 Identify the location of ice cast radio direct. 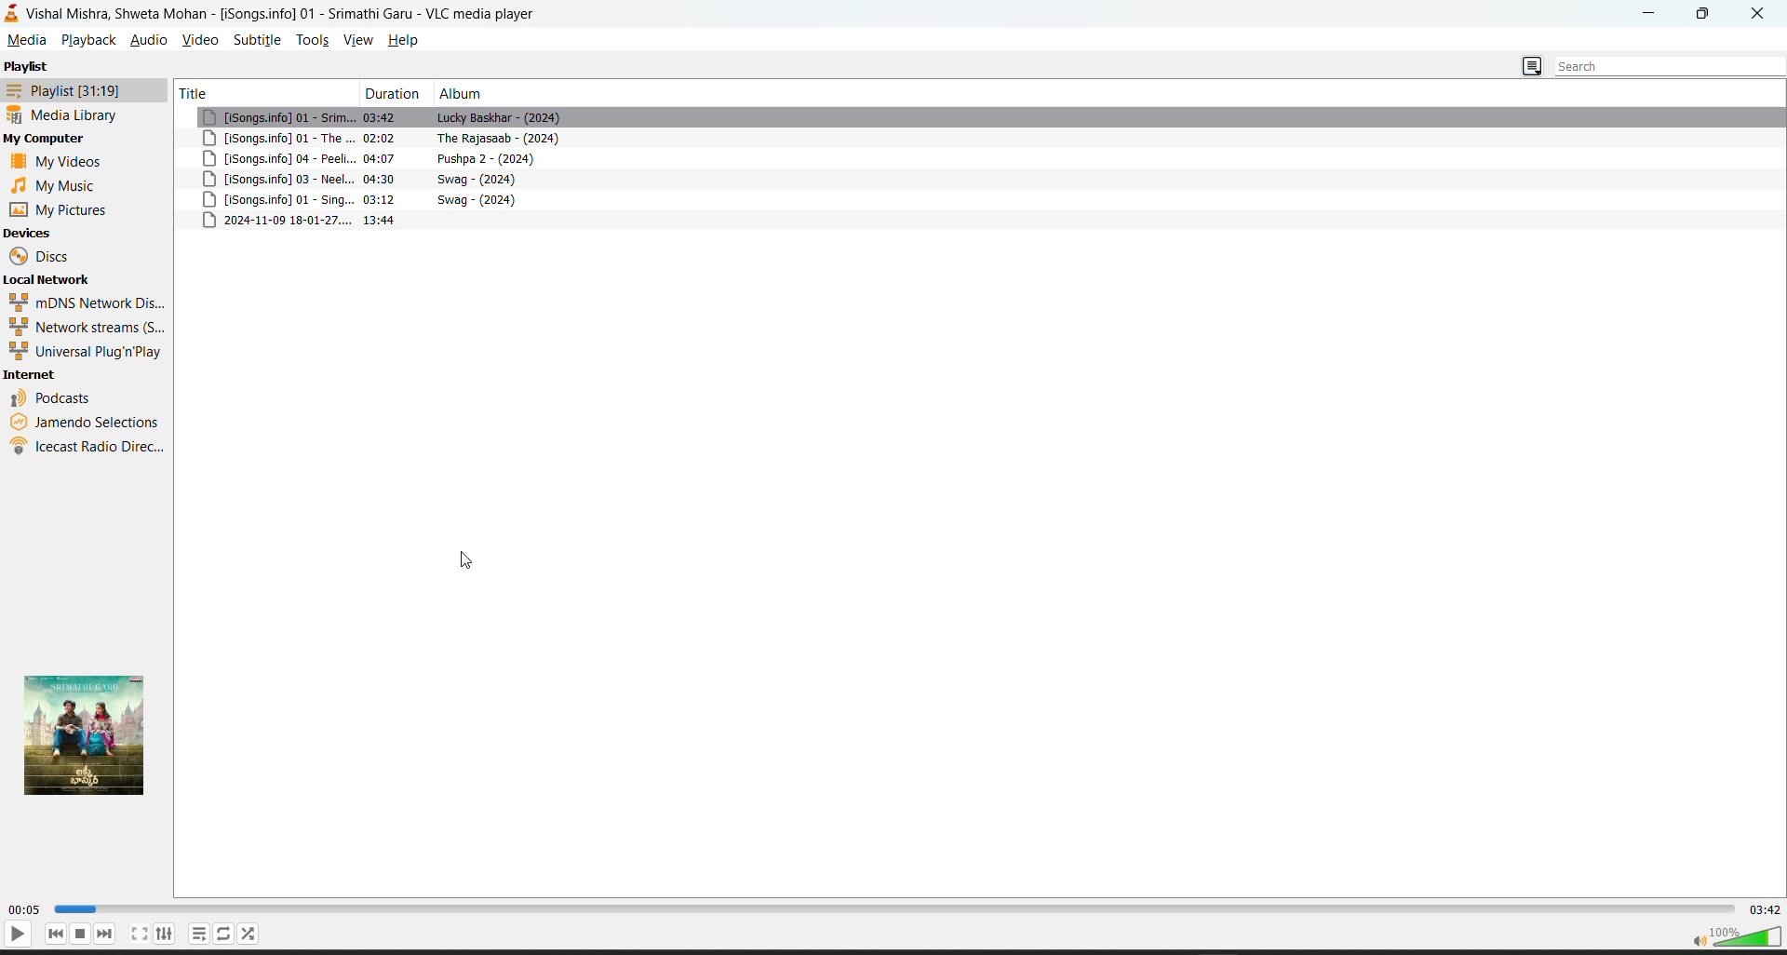
(88, 448).